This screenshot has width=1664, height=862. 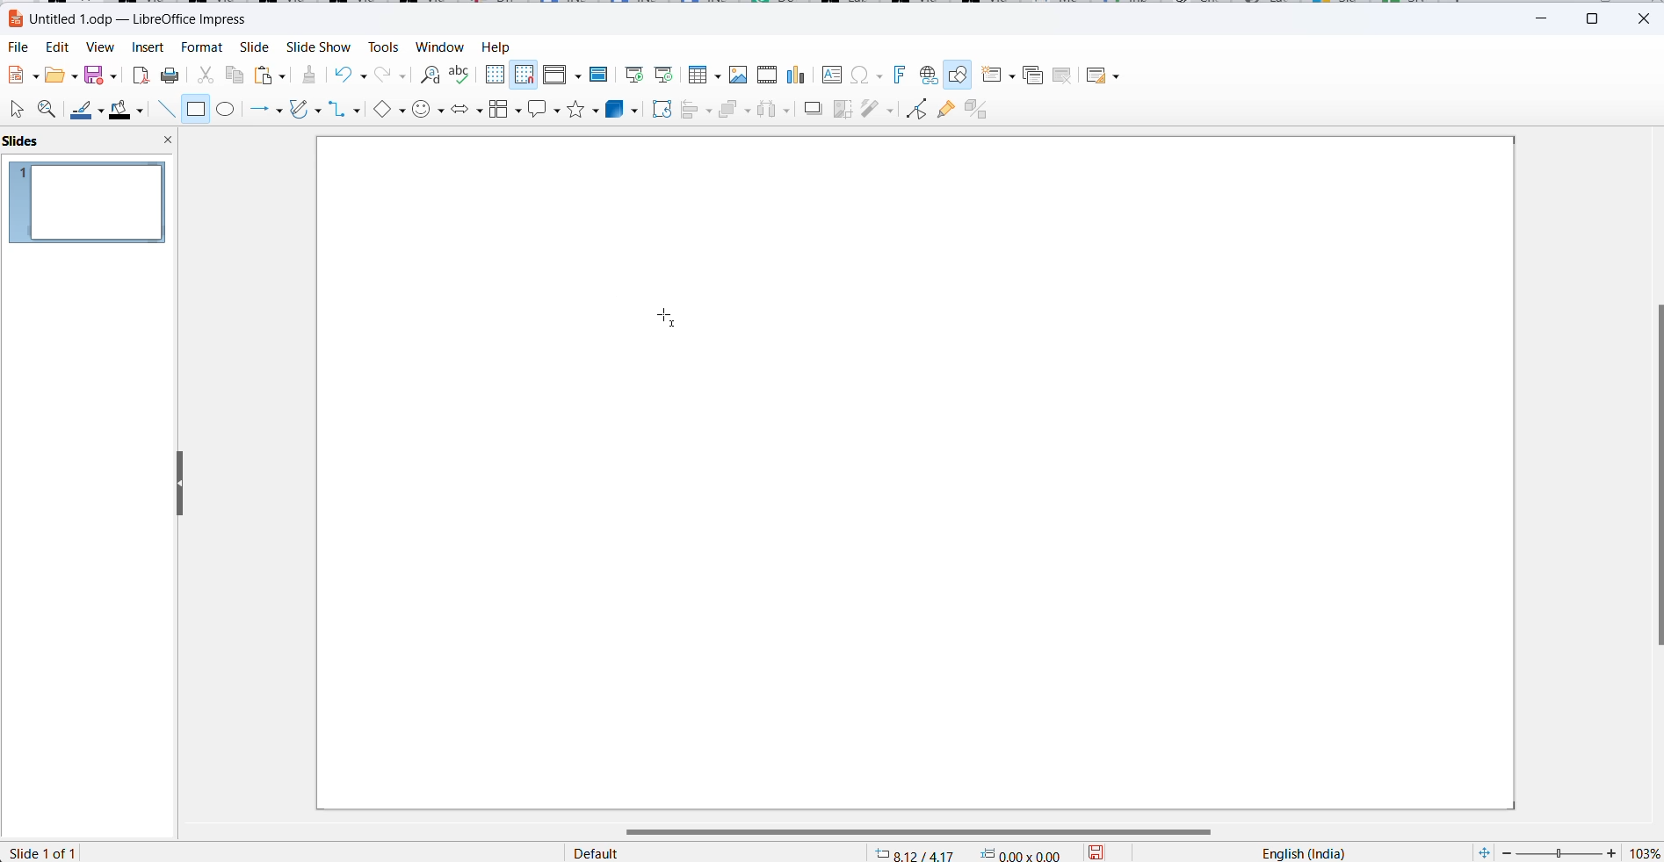 What do you see at coordinates (440, 48) in the screenshot?
I see `Window` at bounding box center [440, 48].